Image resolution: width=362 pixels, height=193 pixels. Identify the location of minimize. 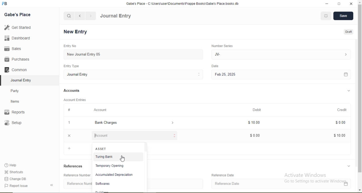
(327, 4).